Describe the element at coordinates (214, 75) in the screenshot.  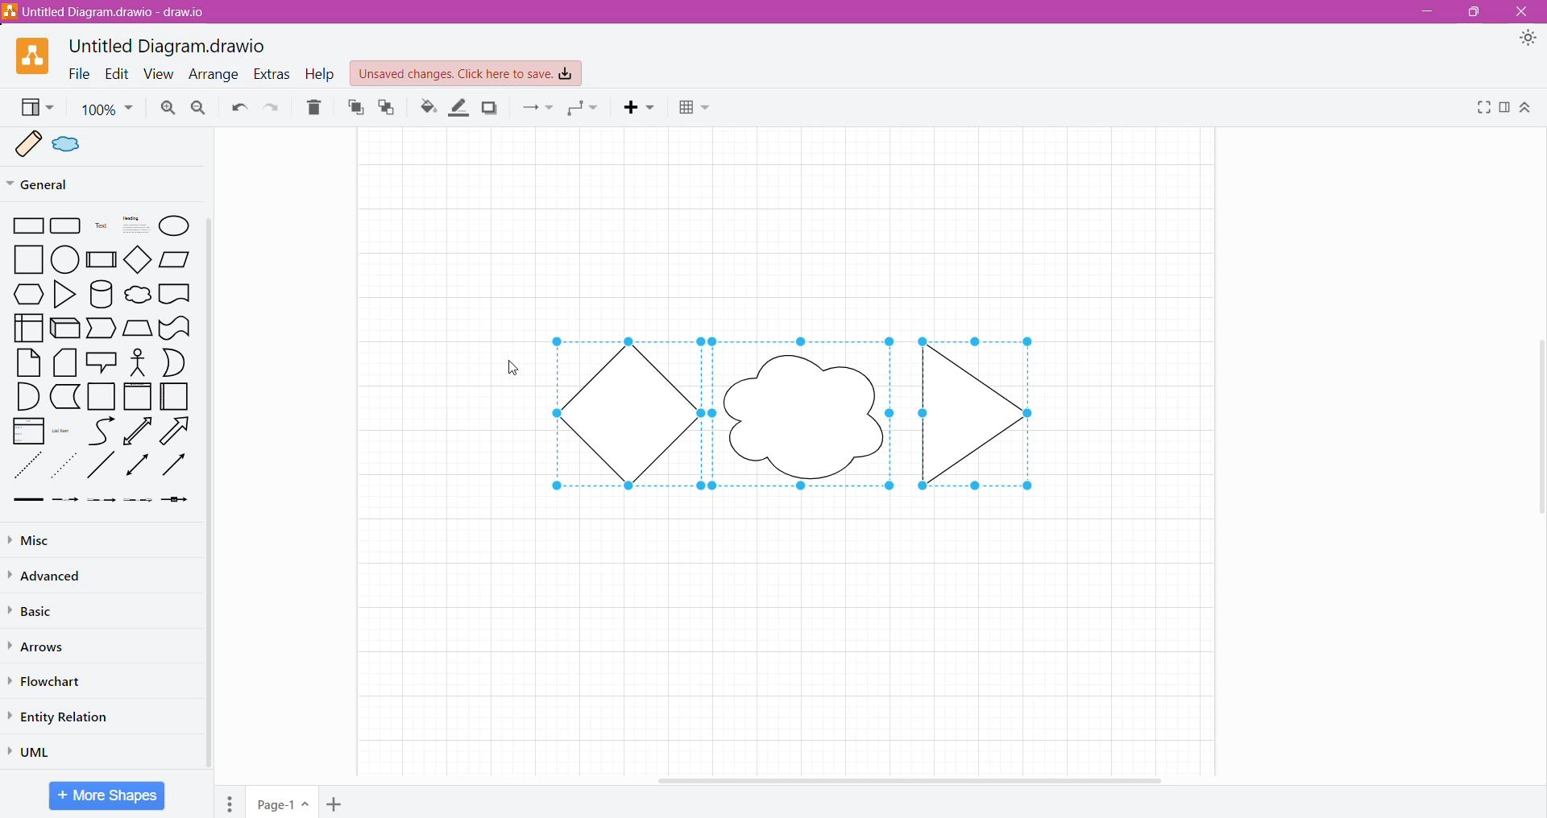
I see `Arrange` at that location.